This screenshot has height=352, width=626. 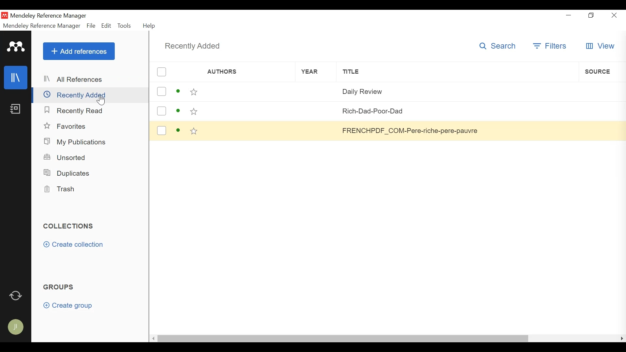 What do you see at coordinates (455, 130) in the screenshot?
I see `Title` at bounding box center [455, 130].